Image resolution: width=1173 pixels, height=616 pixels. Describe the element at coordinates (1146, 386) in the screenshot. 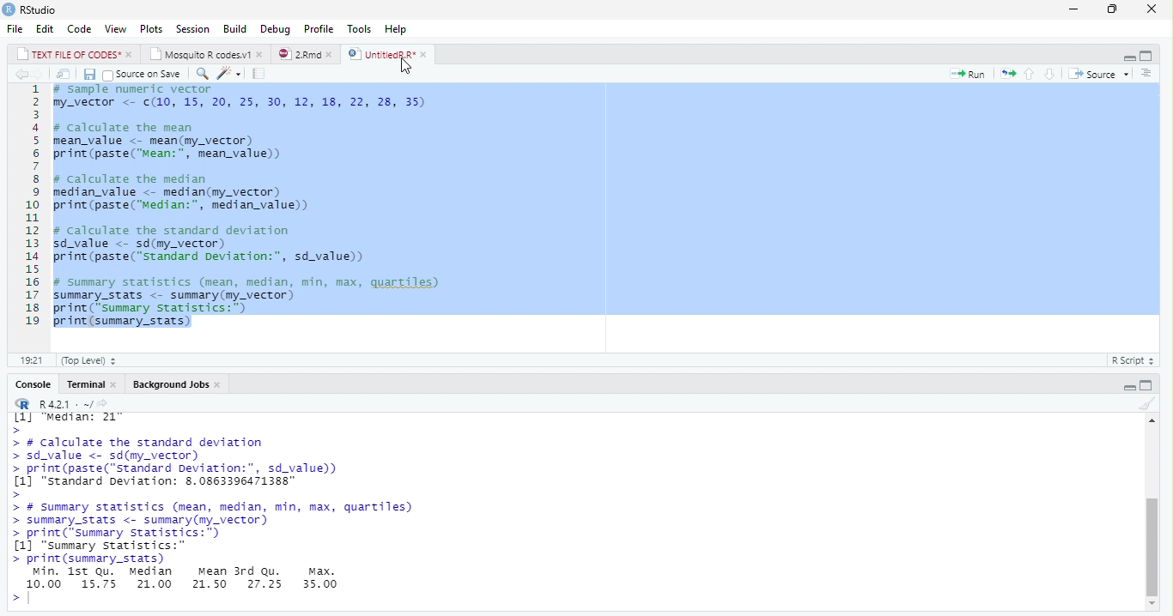

I see `maximize` at that location.